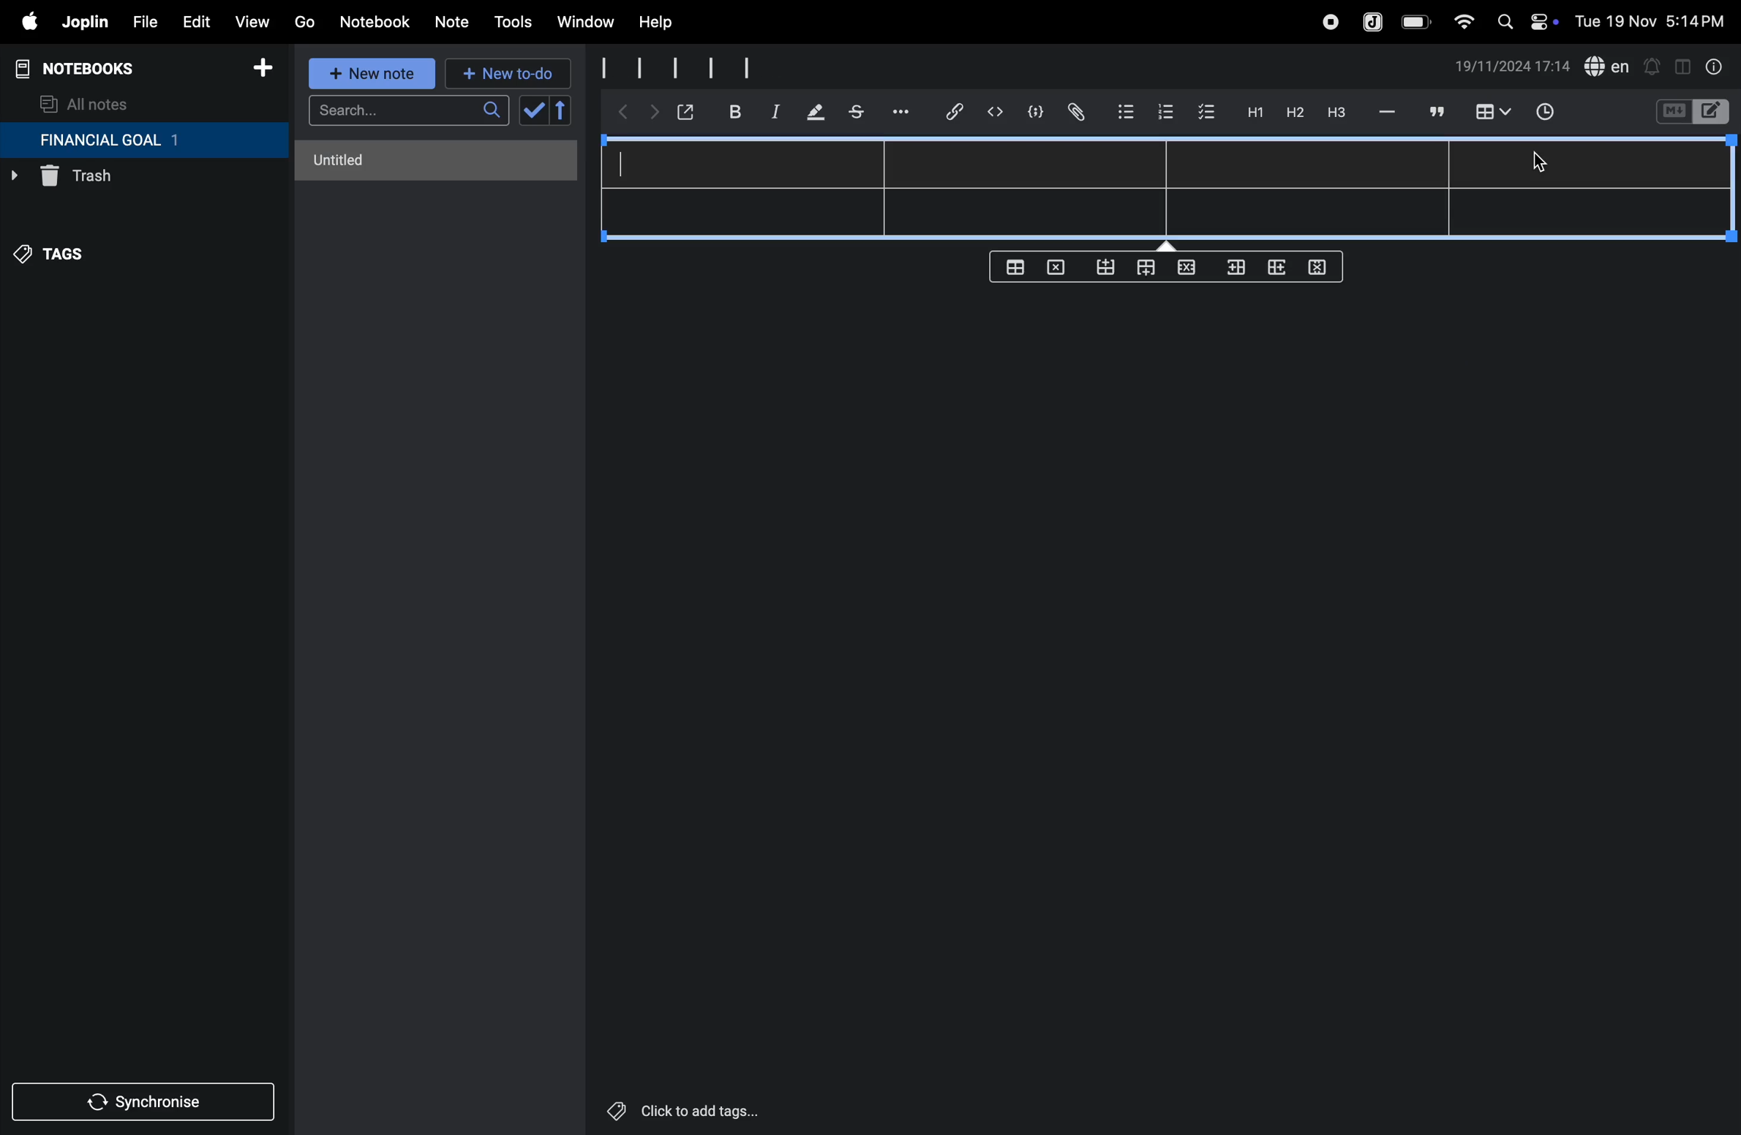 The width and height of the screenshot is (1741, 1135). What do you see at coordinates (1293, 112) in the screenshot?
I see `h2` at bounding box center [1293, 112].